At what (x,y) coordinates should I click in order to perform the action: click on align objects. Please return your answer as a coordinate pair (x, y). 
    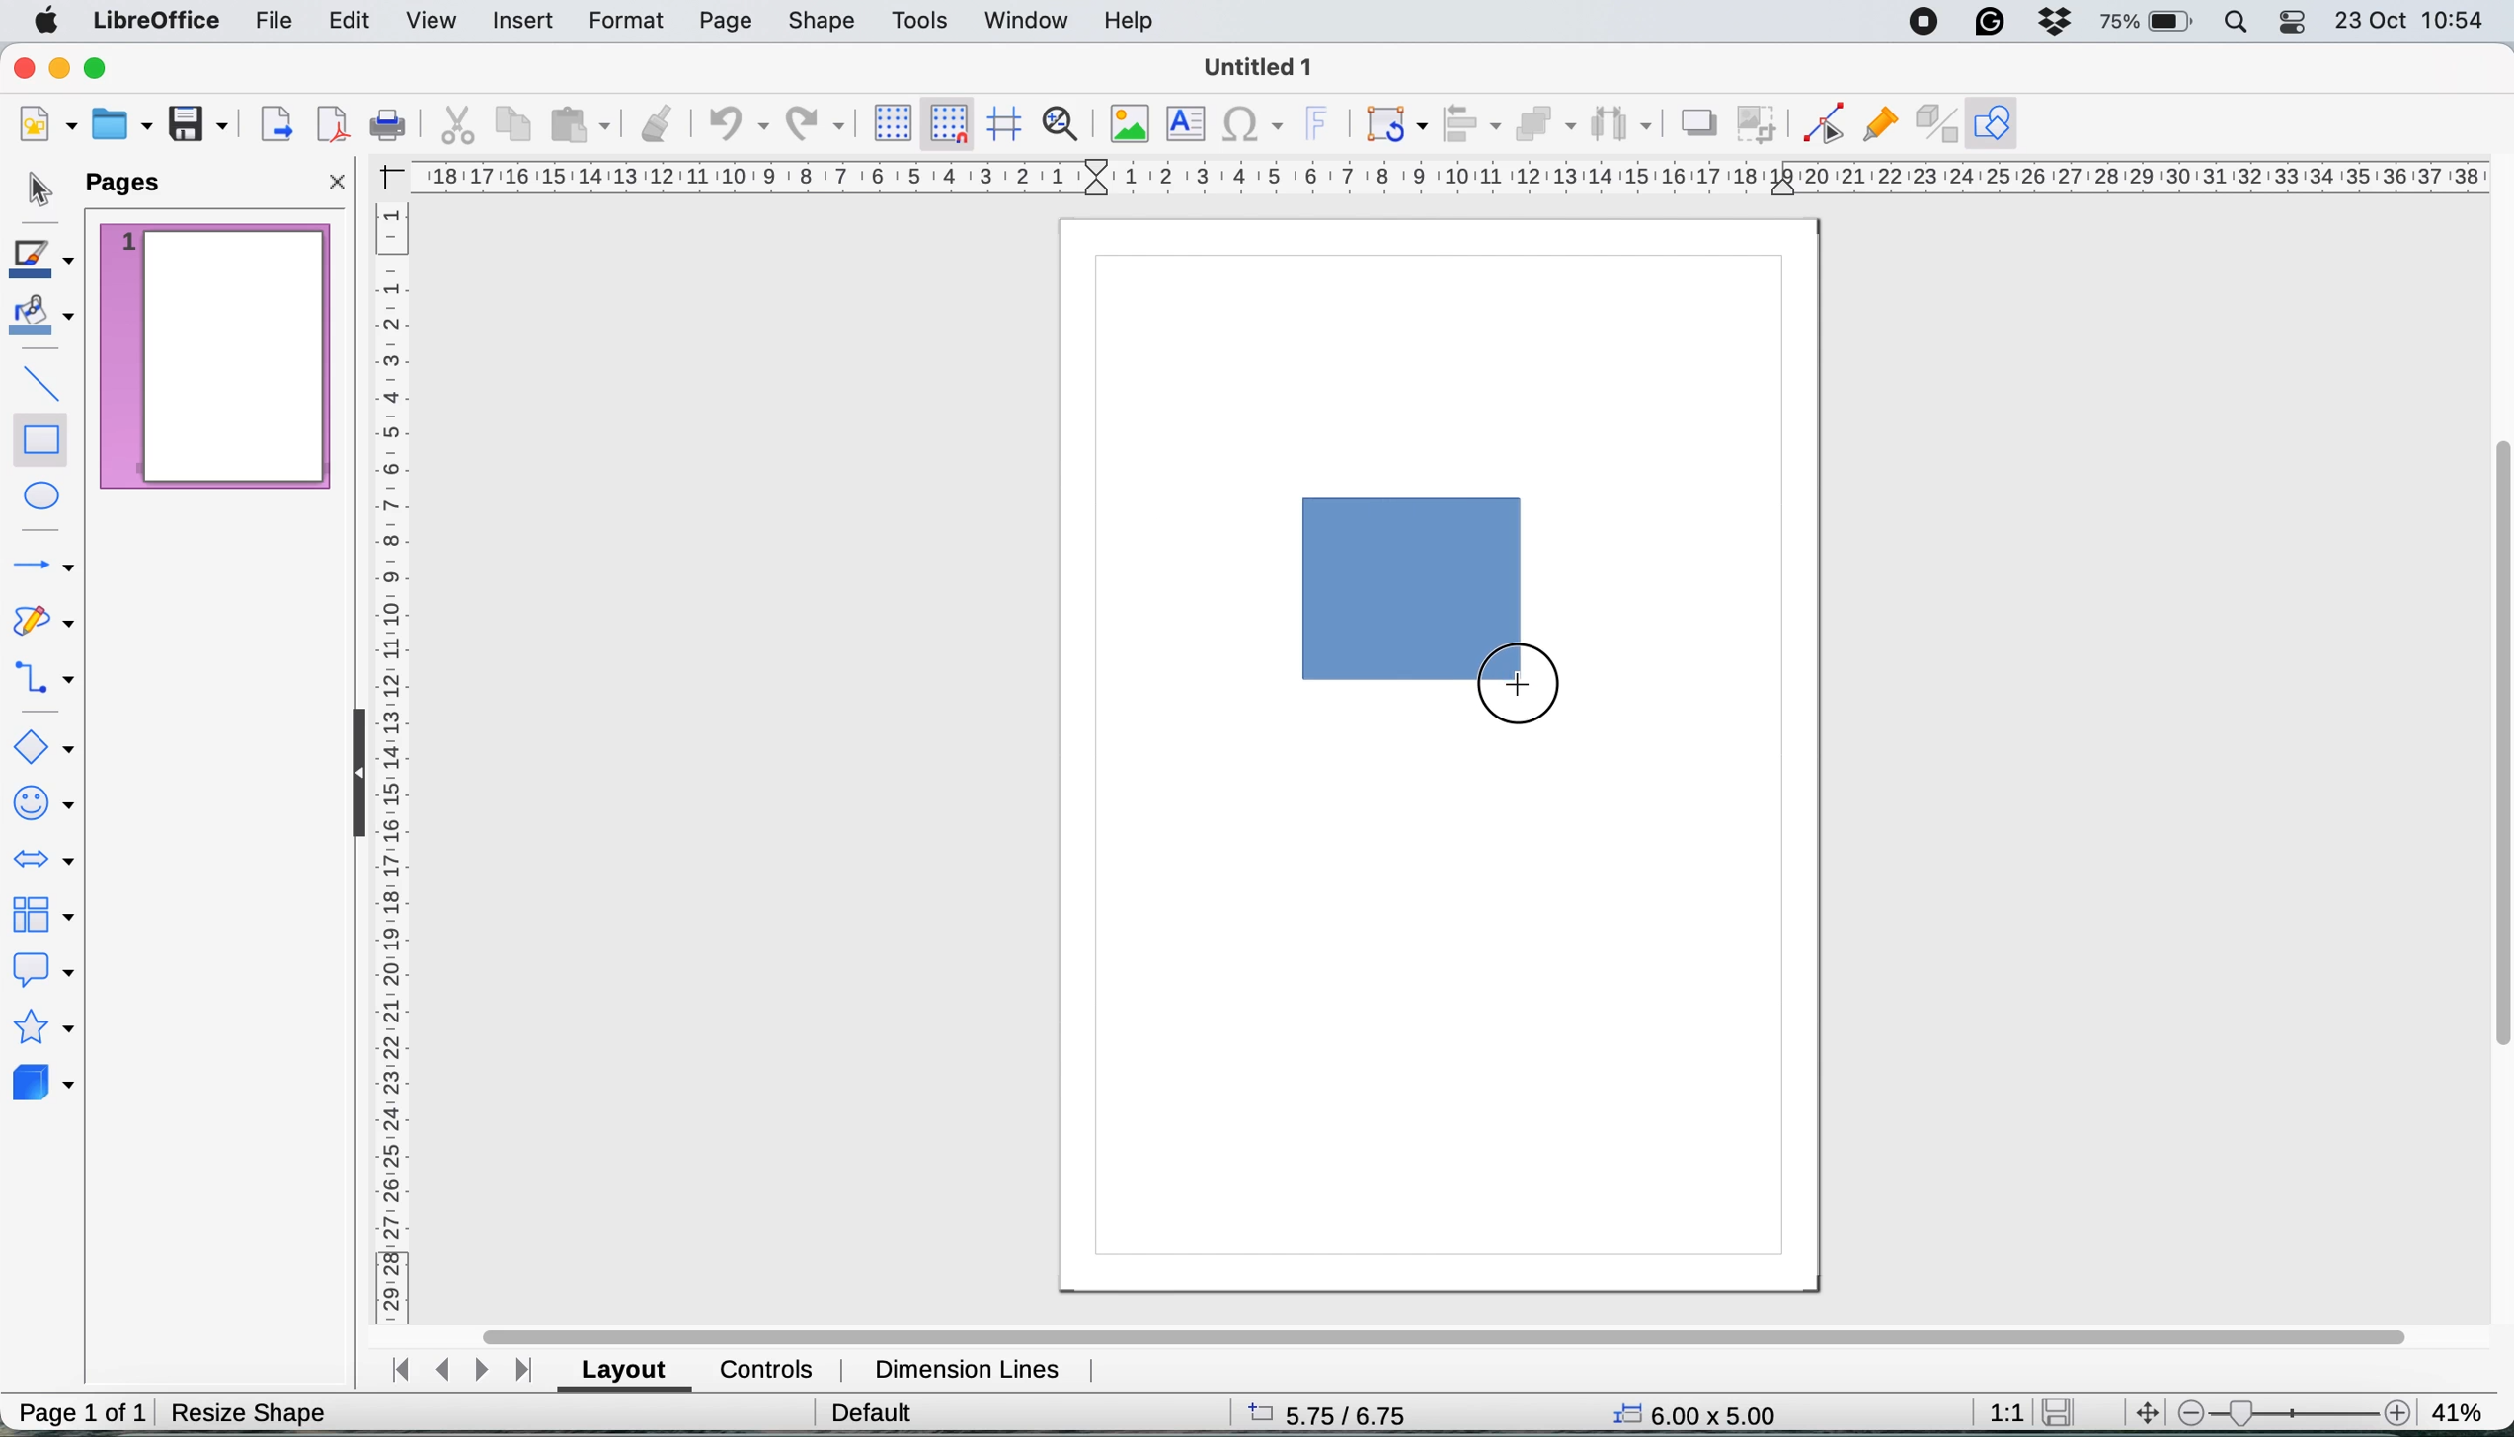
    Looking at the image, I should click on (1471, 123).